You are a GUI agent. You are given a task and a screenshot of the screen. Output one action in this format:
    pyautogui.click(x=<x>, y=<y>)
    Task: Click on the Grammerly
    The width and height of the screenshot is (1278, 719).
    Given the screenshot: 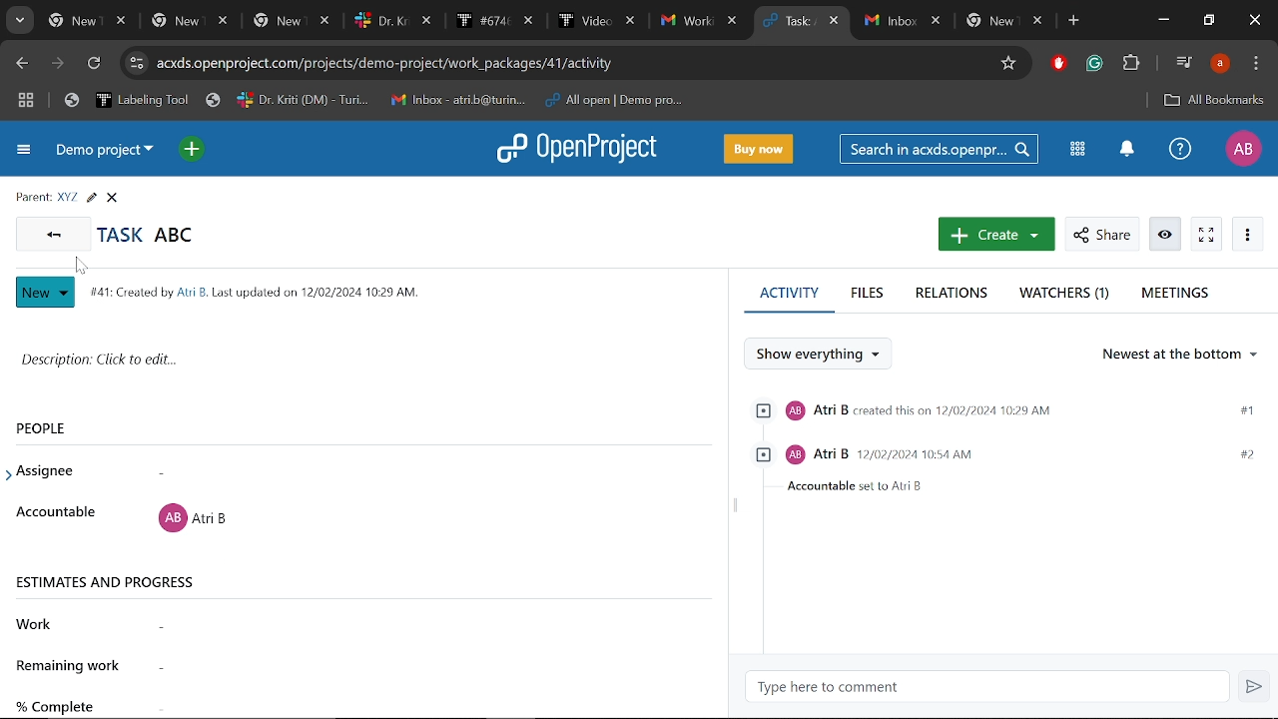 What is the action you would take?
    pyautogui.click(x=1095, y=63)
    